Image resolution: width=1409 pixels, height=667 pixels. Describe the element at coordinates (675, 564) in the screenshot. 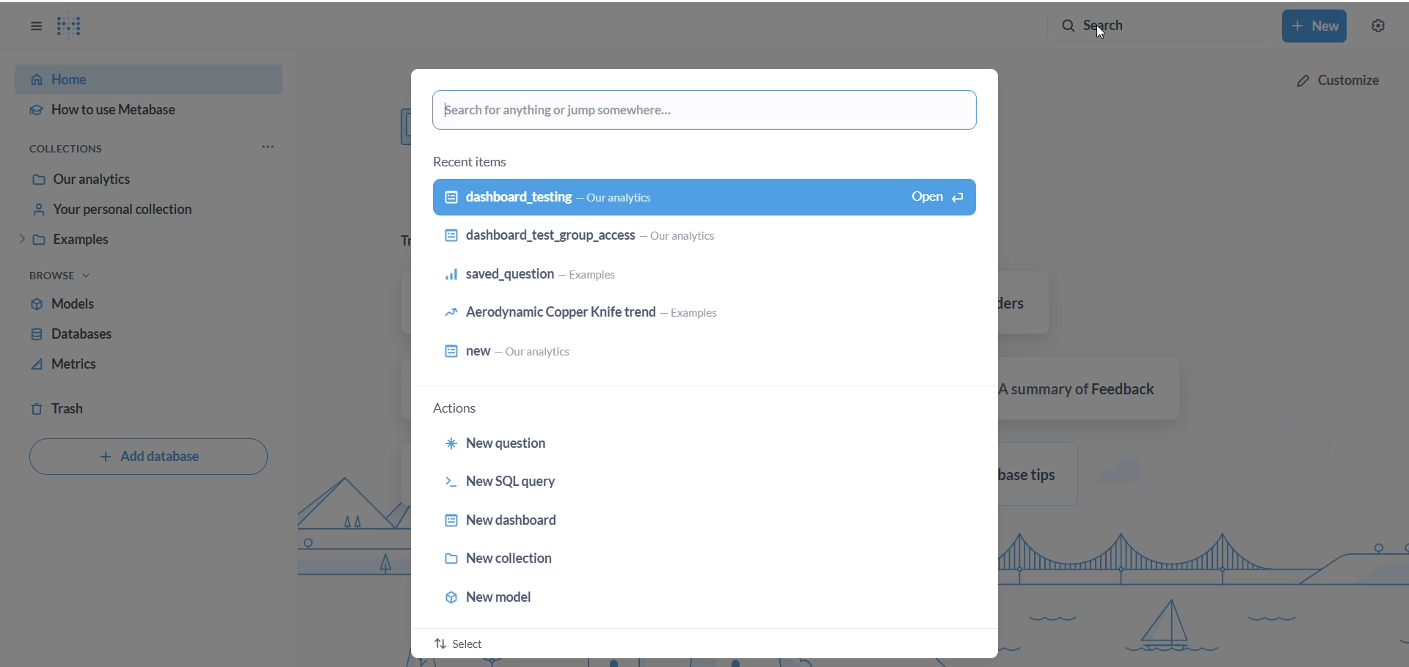

I see `new collection` at that location.